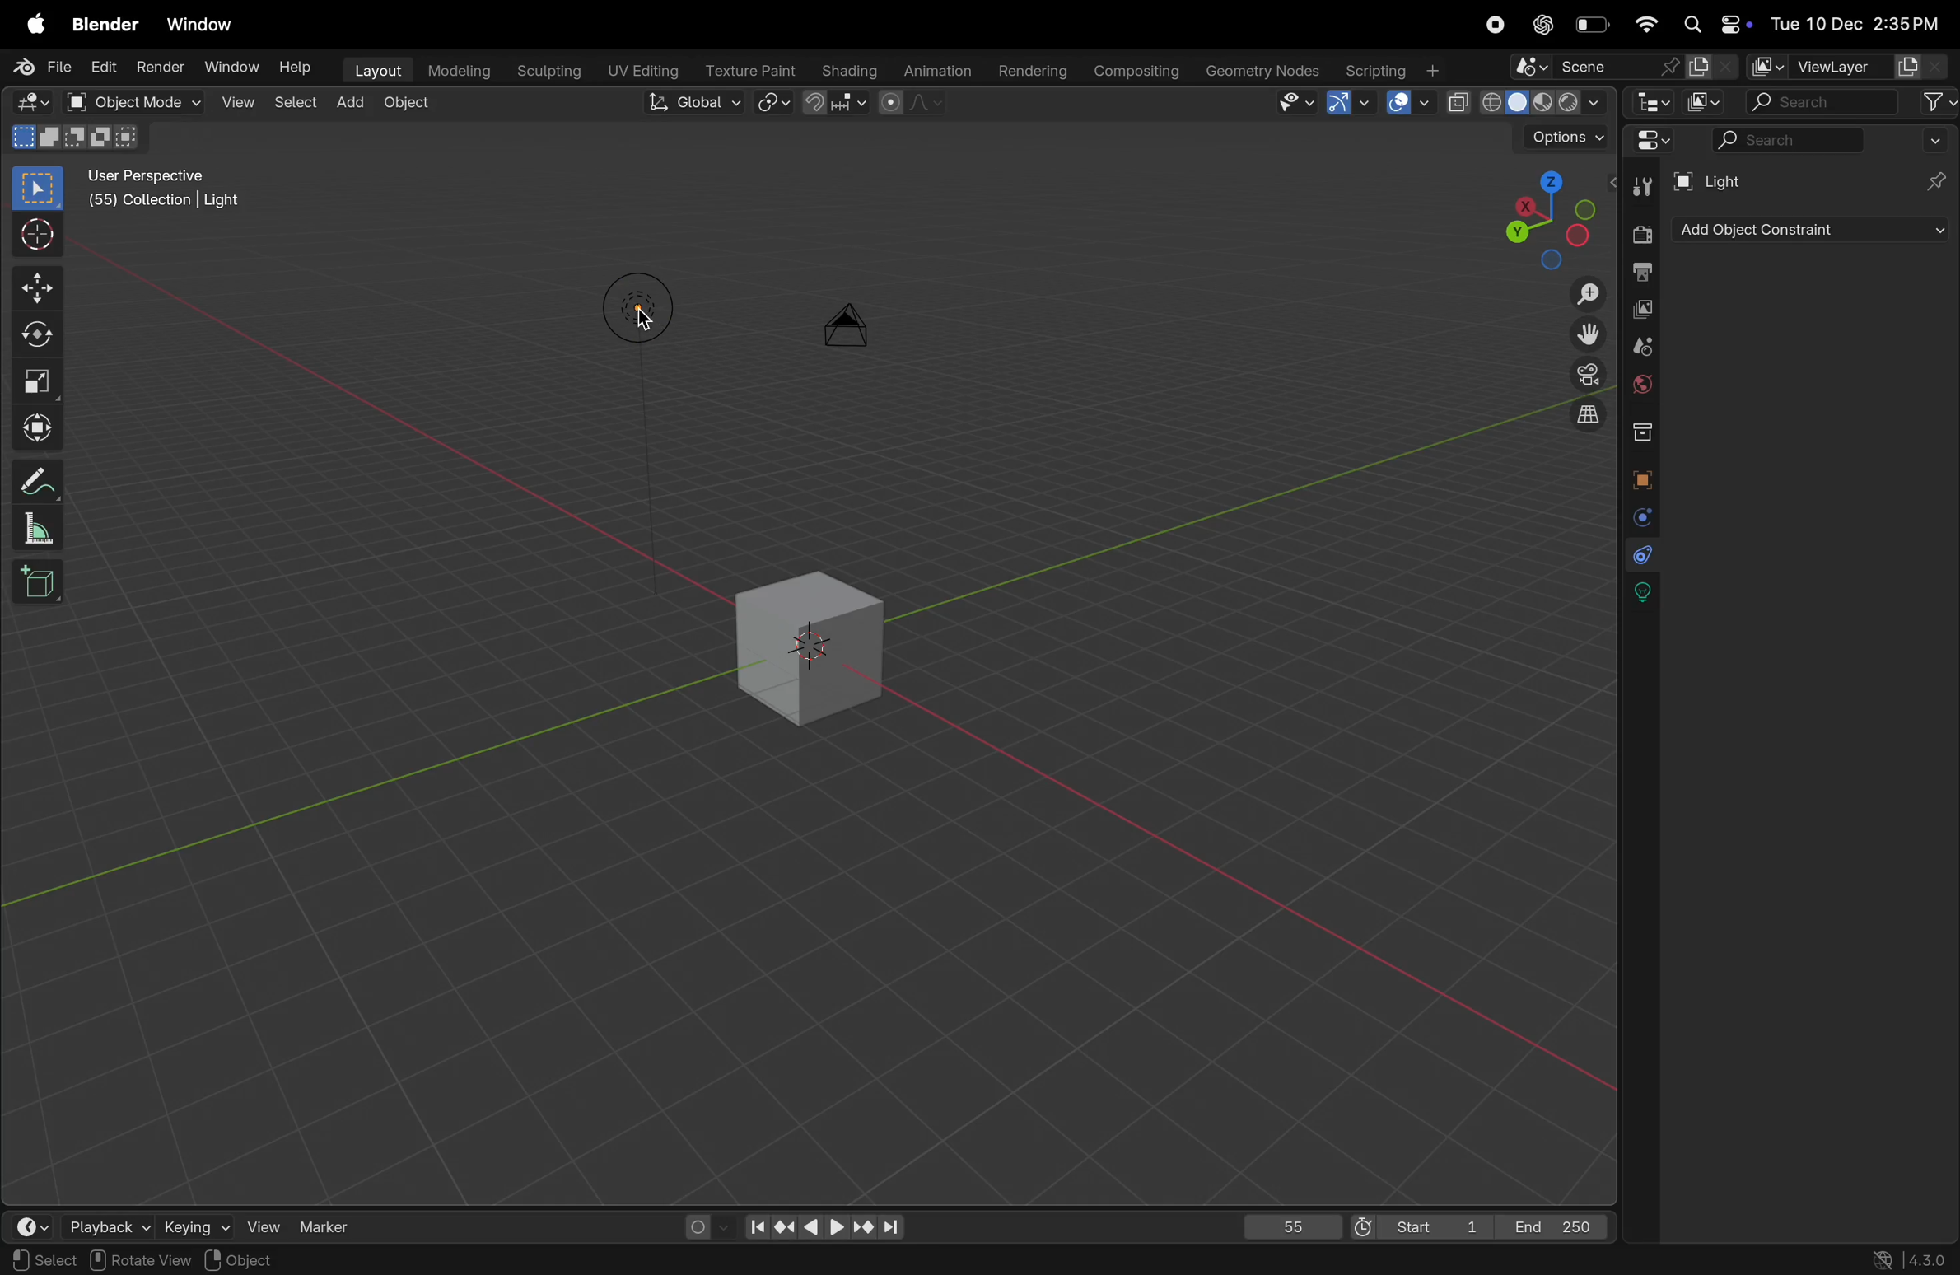  Describe the element at coordinates (908, 105) in the screenshot. I see `proportional editing objects` at that location.